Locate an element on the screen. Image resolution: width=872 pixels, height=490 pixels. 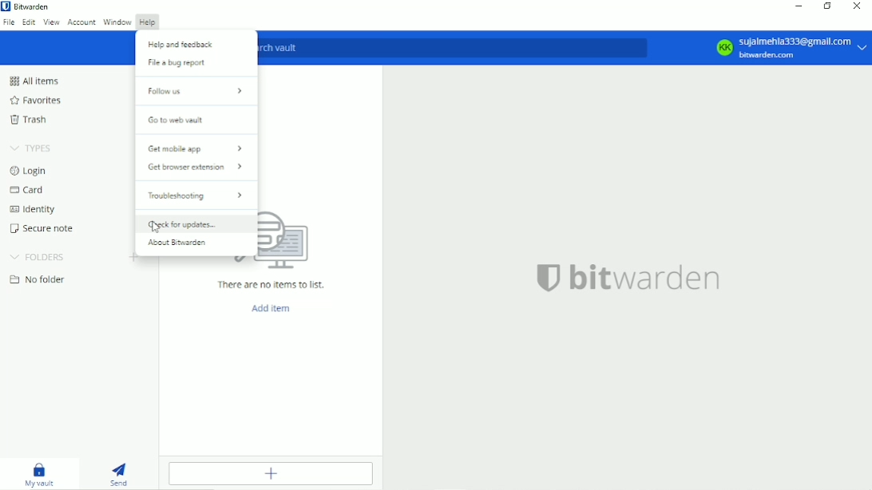
Edit is located at coordinates (29, 23).